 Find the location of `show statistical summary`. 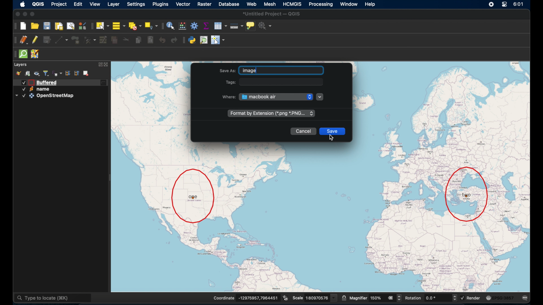

show statistical summary is located at coordinates (206, 25).